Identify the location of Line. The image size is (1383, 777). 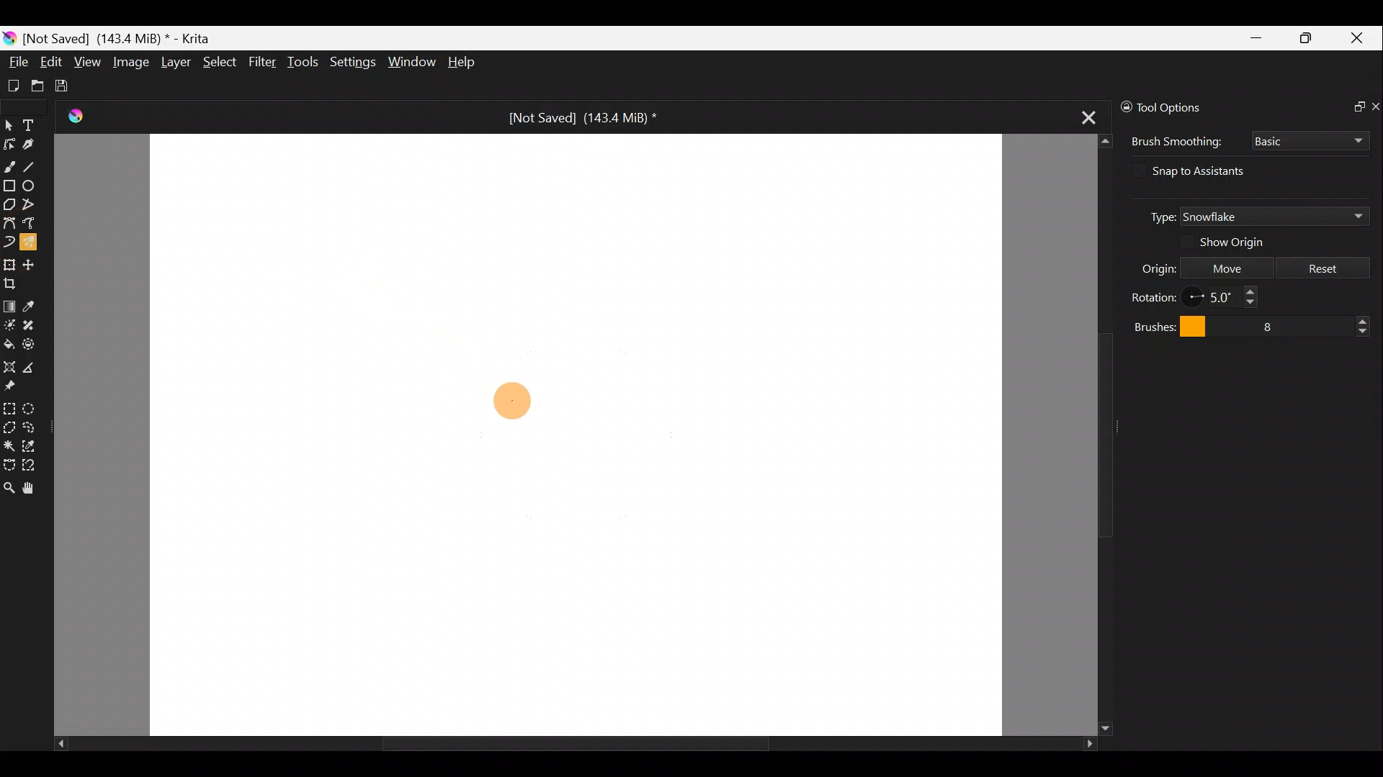
(32, 164).